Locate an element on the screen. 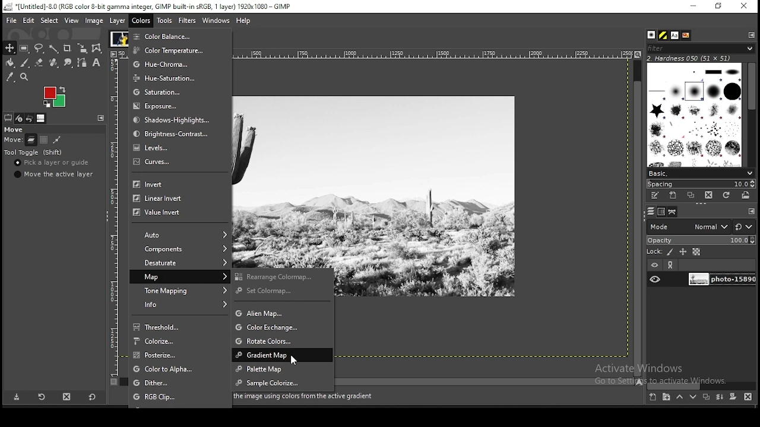  info is located at coordinates (181, 305).